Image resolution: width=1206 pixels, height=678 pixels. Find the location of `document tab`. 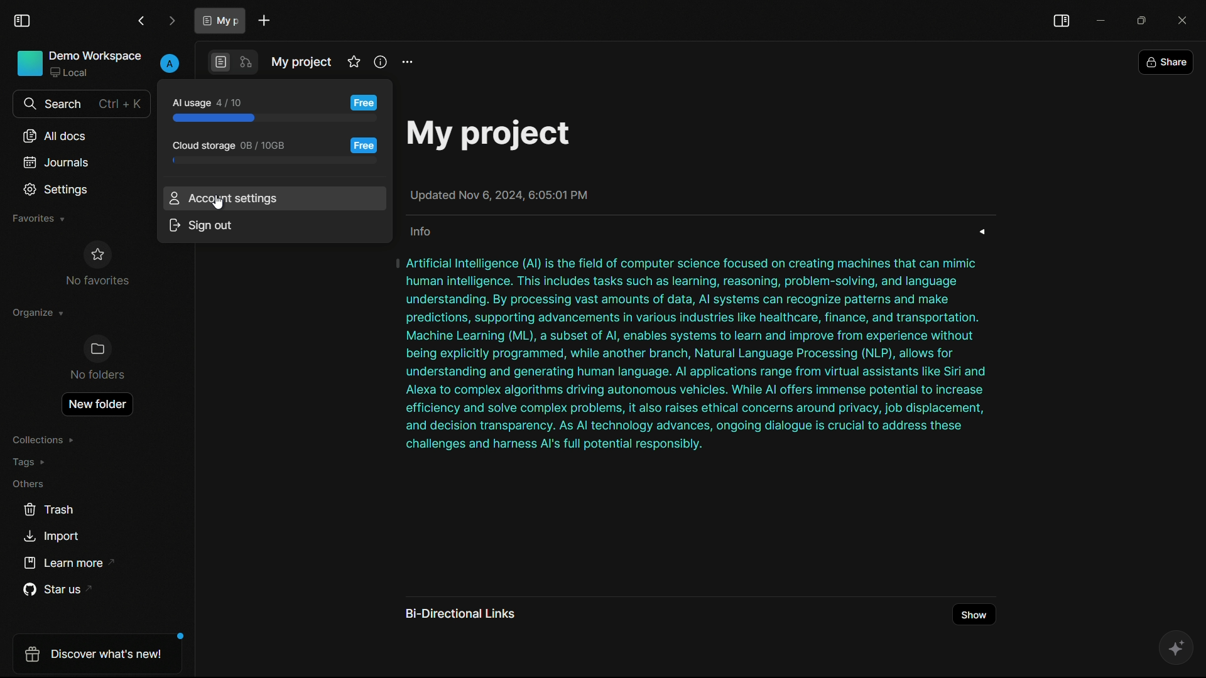

document tab is located at coordinates (220, 20).